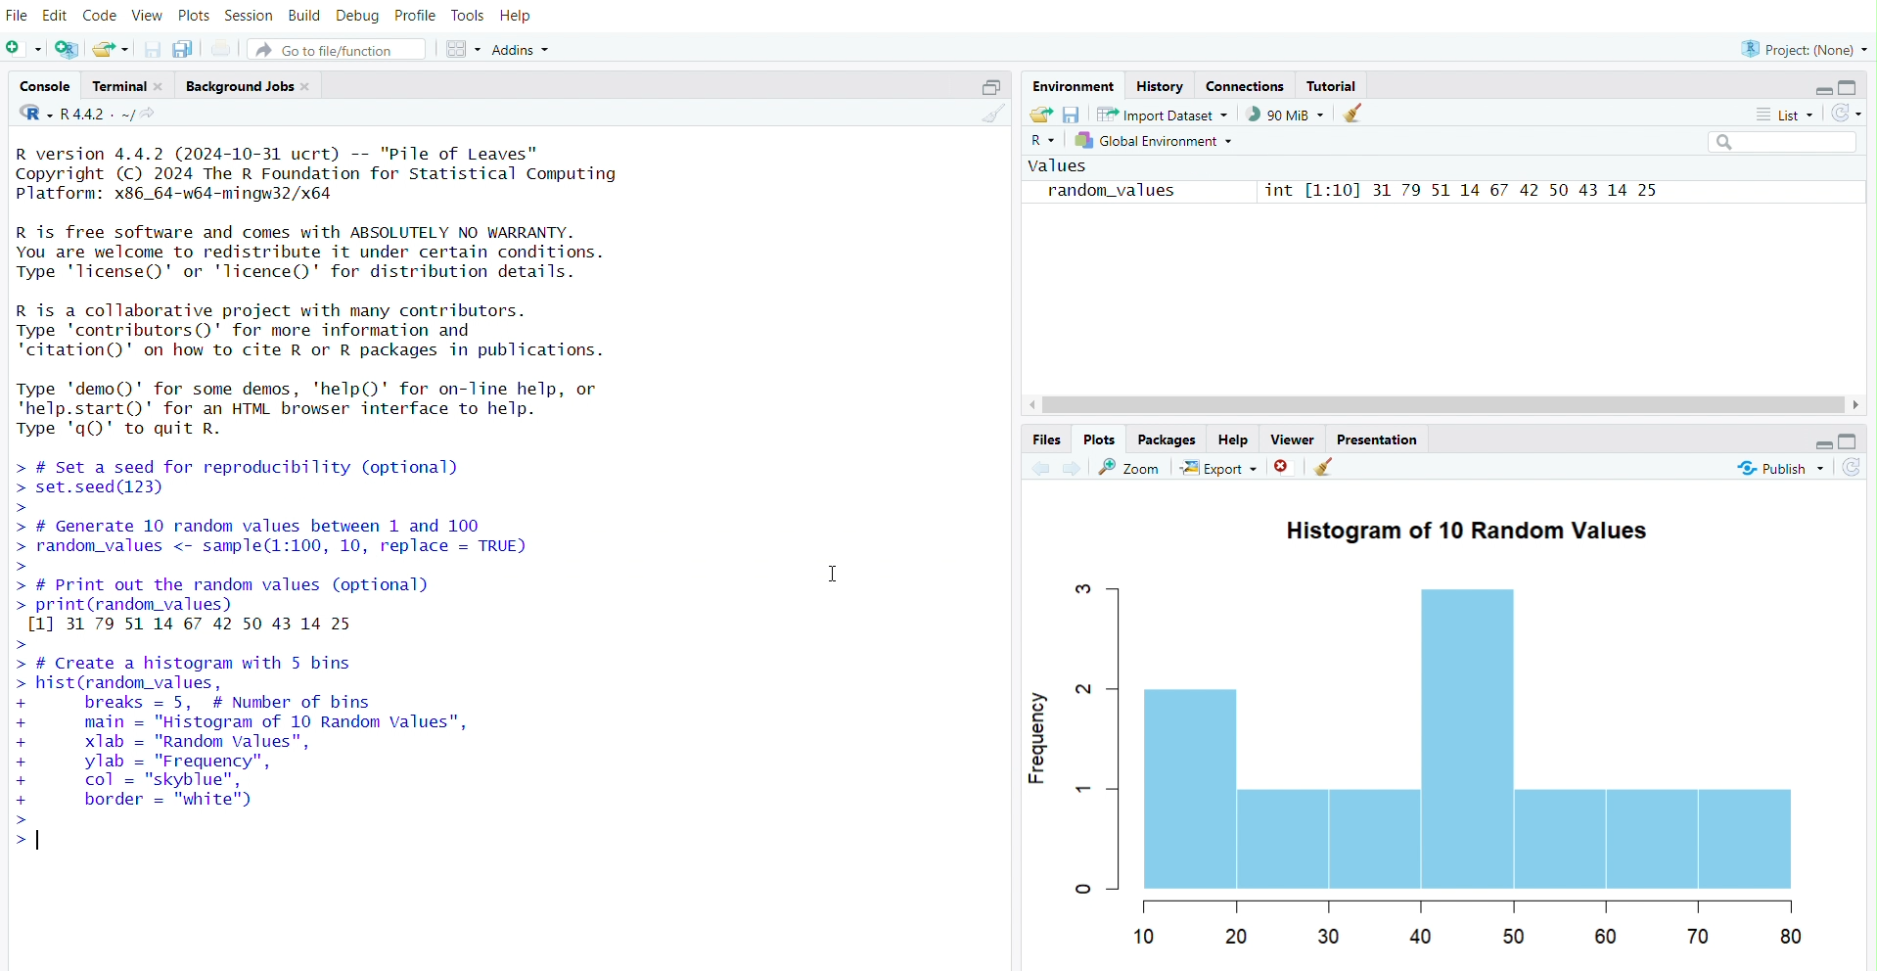 The width and height of the screenshot is (1877, 971). I want to click on edit, so click(56, 13).